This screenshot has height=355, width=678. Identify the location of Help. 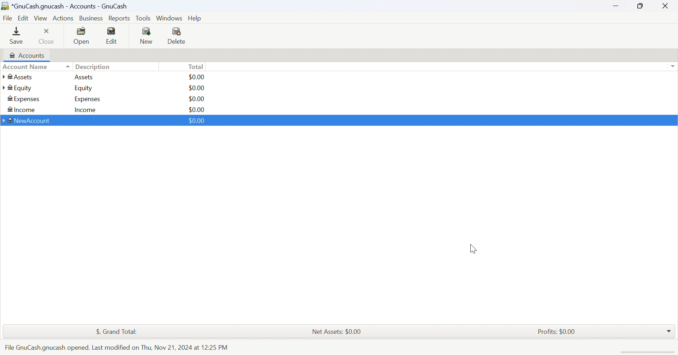
(197, 18).